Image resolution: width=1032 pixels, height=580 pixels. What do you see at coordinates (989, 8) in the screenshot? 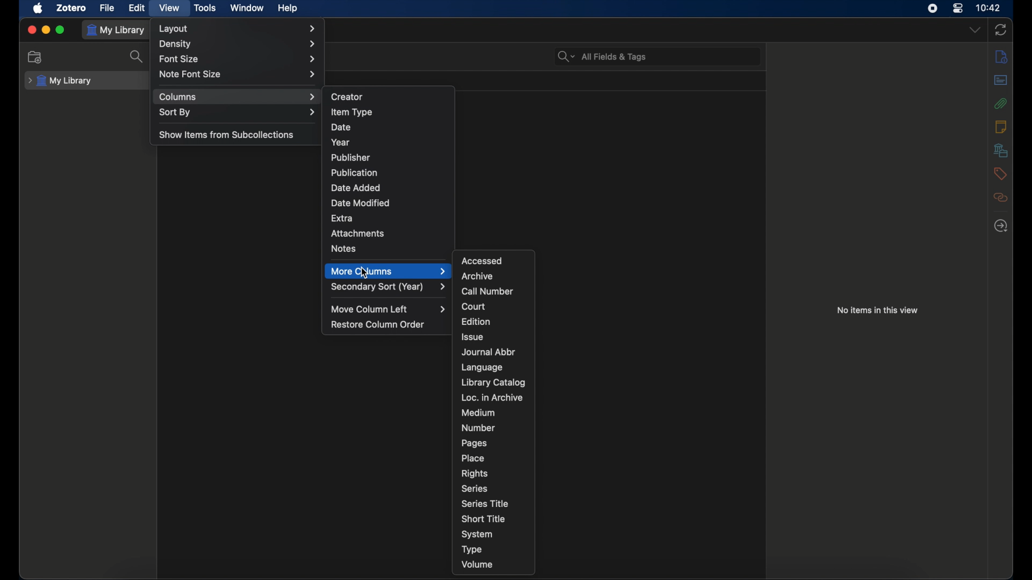
I see `time` at bounding box center [989, 8].